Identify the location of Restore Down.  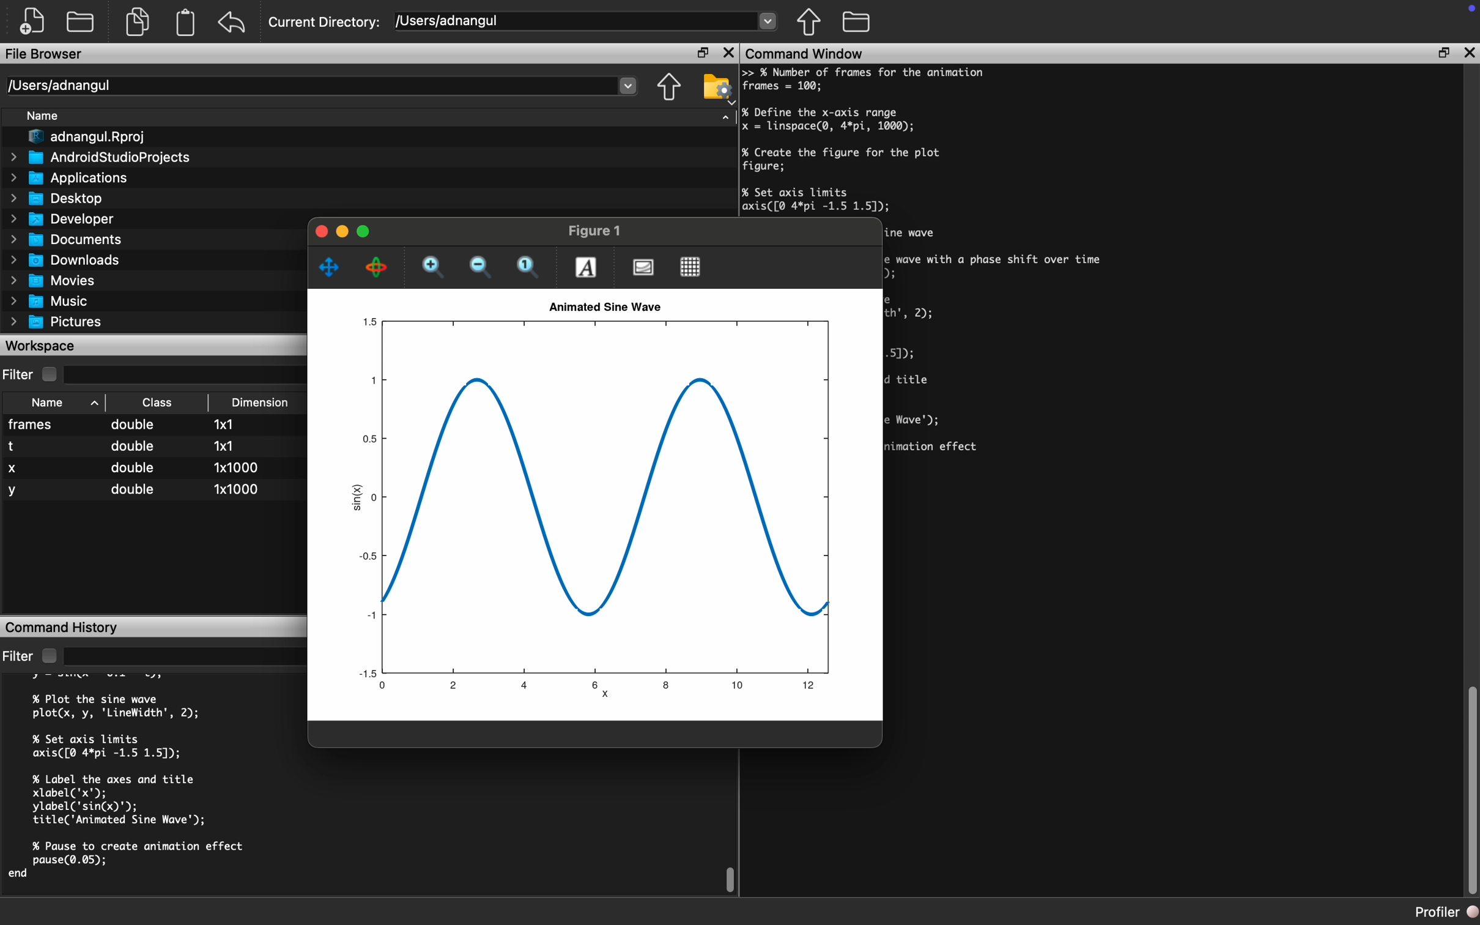
(341, 231).